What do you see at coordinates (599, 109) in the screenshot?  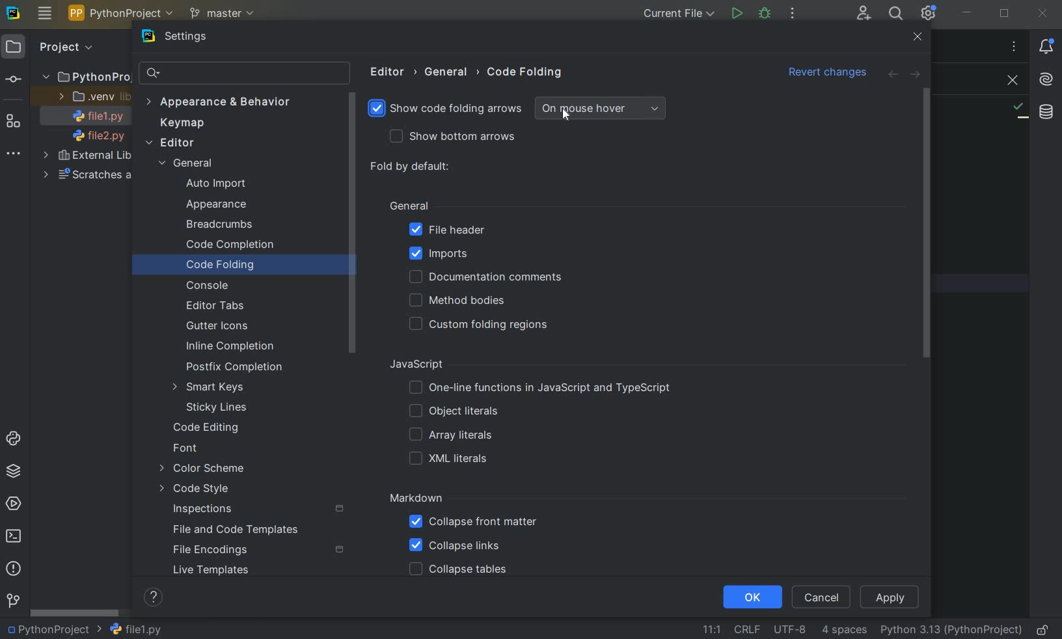 I see `ON MOUSE HOVER` at bounding box center [599, 109].